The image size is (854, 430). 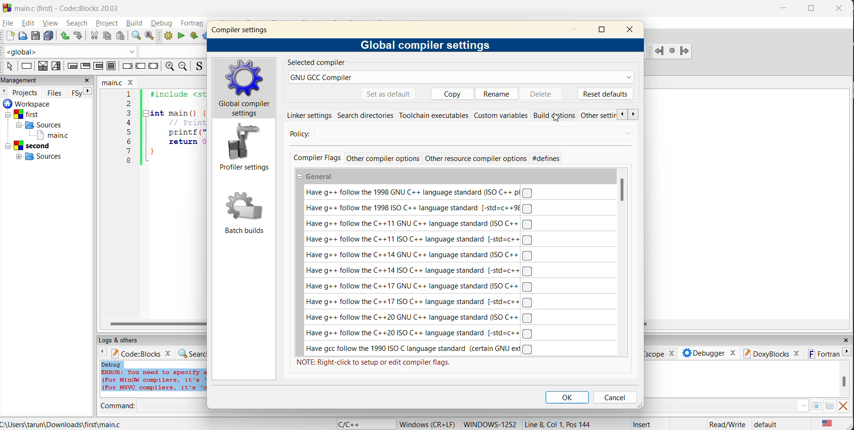 What do you see at coordinates (502, 116) in the screenshot?
I see `custom variables` at bounding box center [502, 116].